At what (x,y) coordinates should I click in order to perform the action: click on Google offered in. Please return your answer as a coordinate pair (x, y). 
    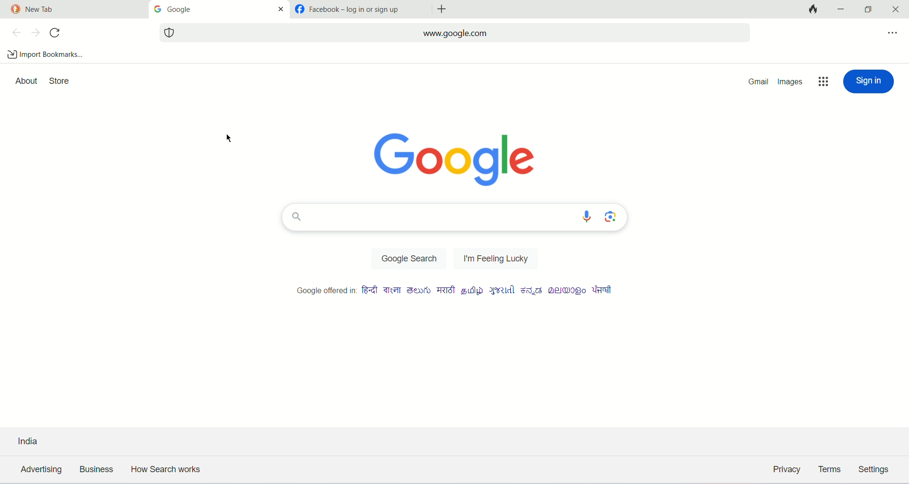
    Looking at the image, I should click on (453, 291).